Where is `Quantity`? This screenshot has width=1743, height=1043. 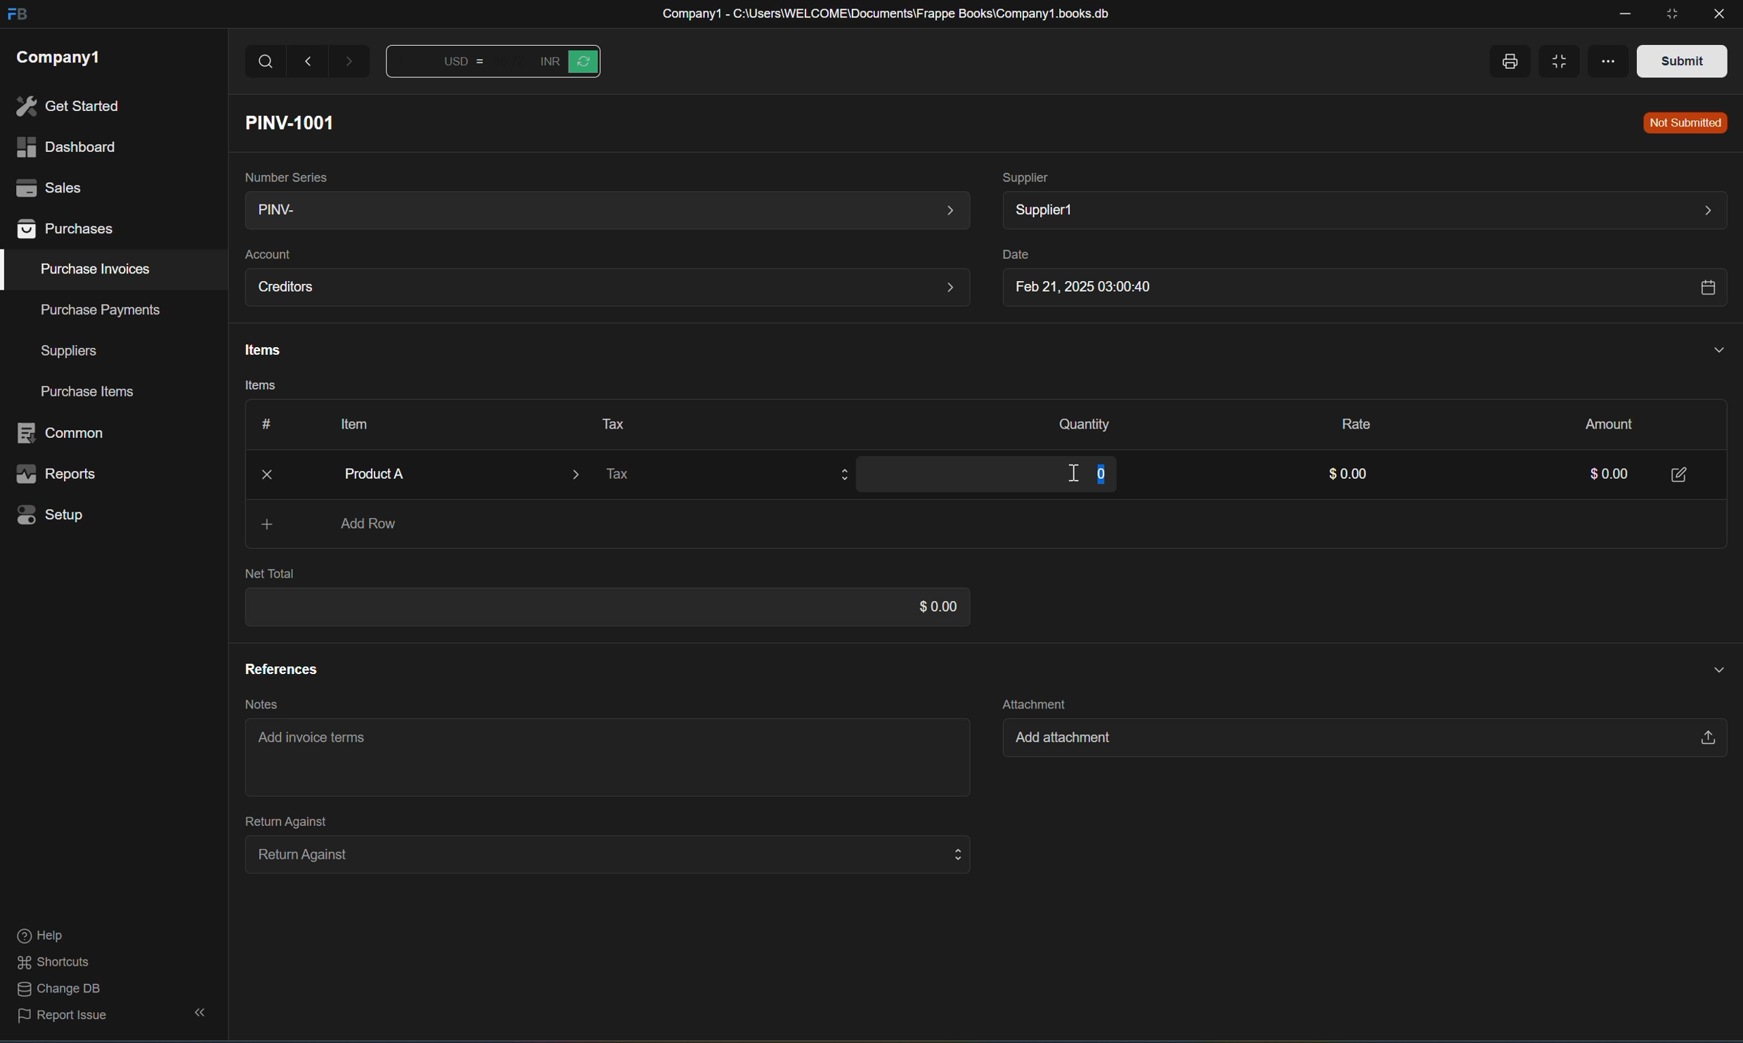 Quantity is located at coordinates (1077, 425).